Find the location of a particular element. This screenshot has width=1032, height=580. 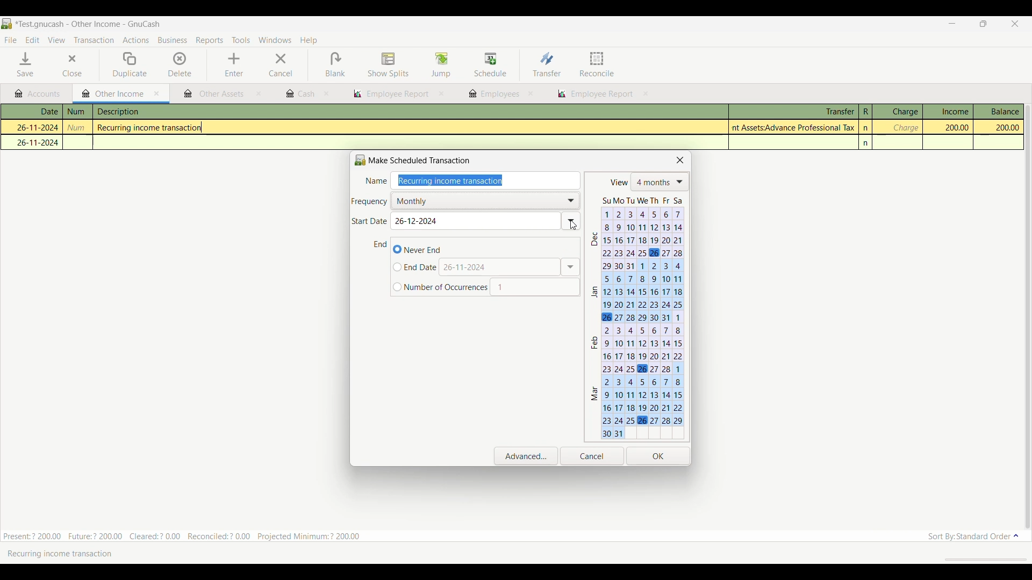

Close interface is located at coordinates (1013, 25).